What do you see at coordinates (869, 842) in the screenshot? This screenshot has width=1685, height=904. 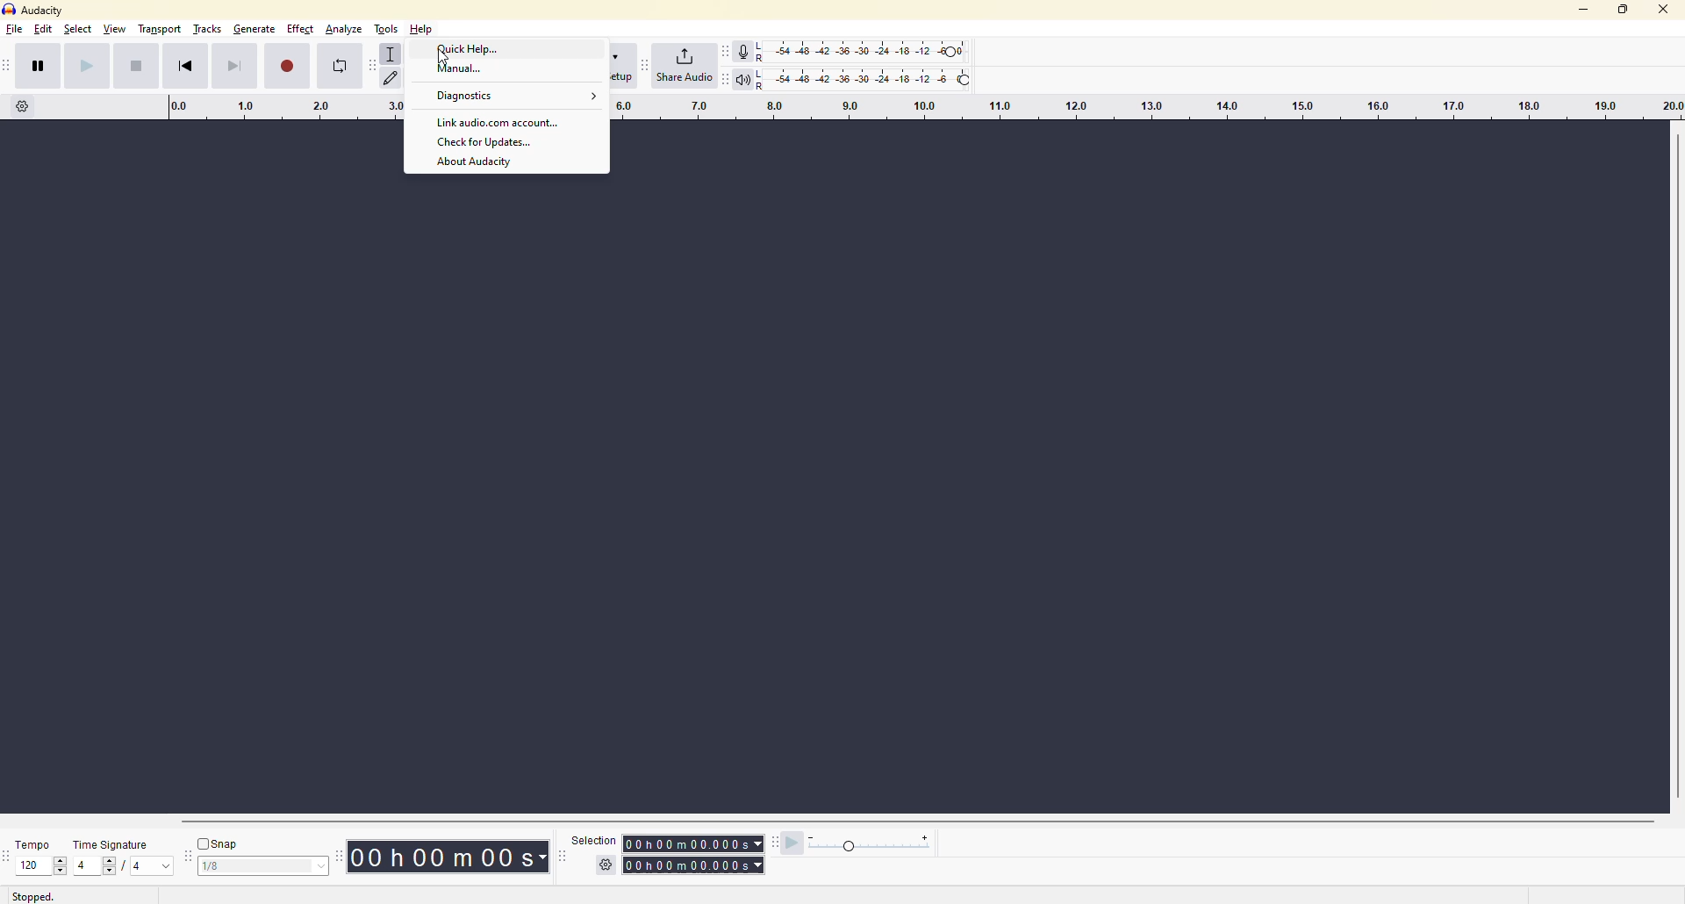 I see `playback speed` at bounding box center [869, 842].